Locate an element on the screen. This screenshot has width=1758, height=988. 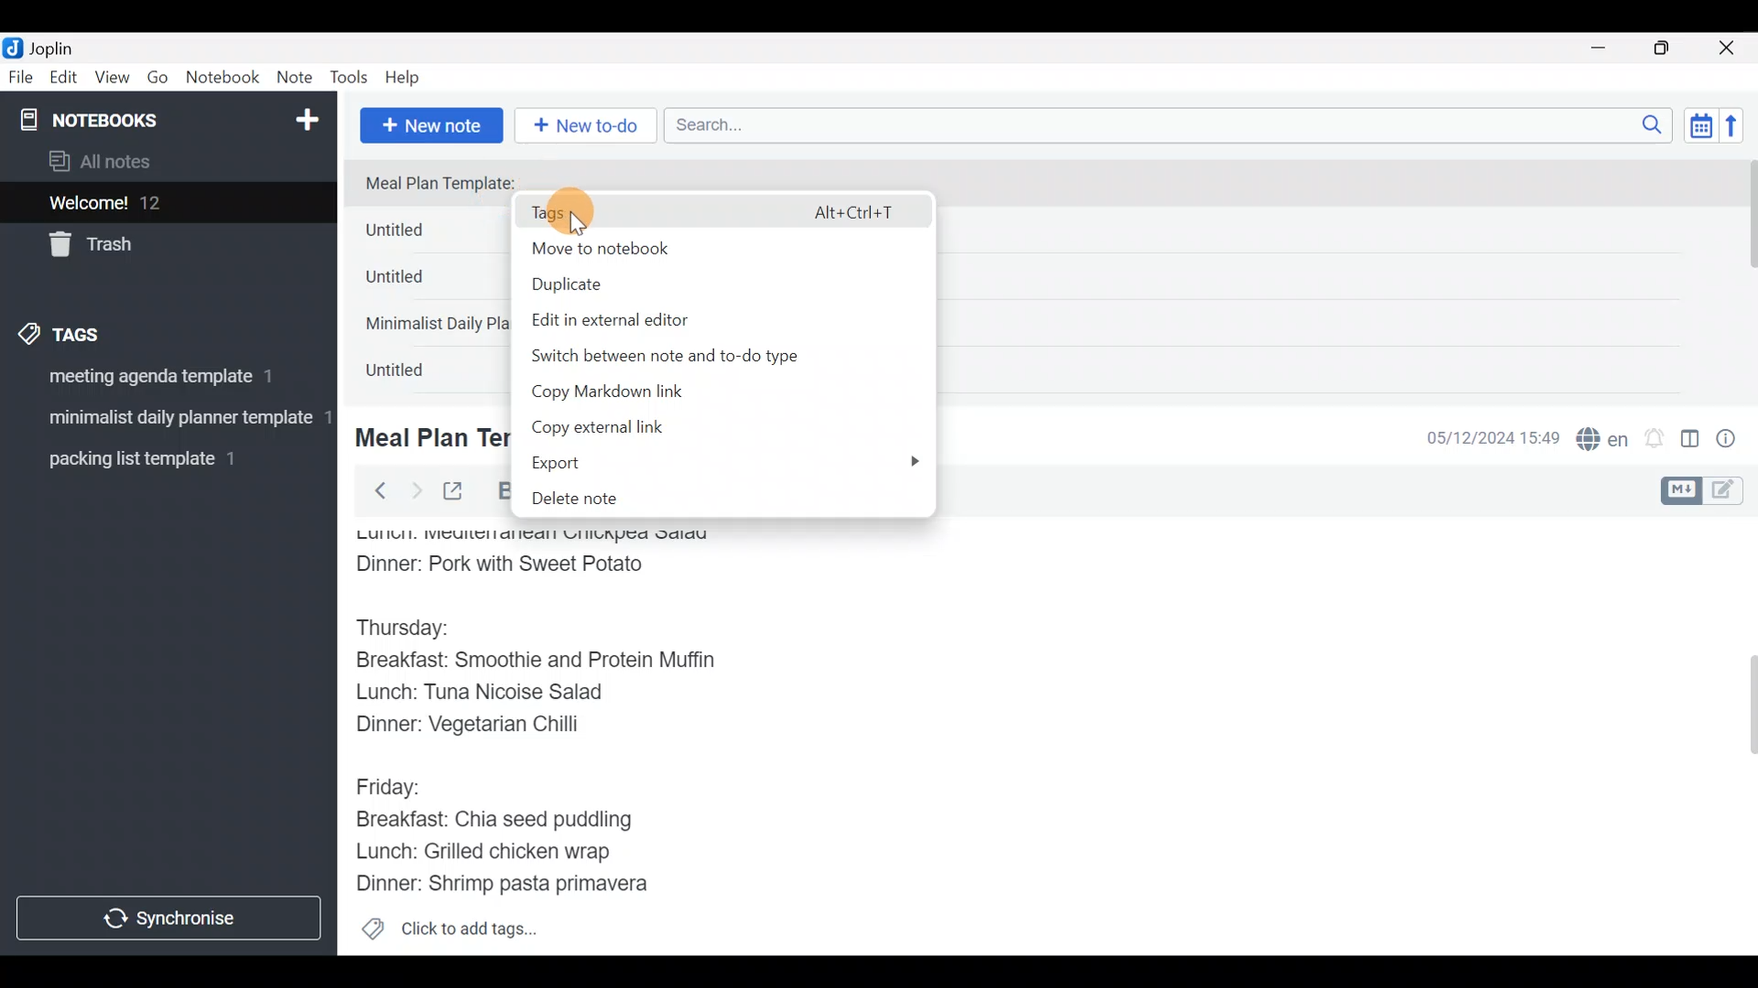
Edit is located at coordinates (64, 81).